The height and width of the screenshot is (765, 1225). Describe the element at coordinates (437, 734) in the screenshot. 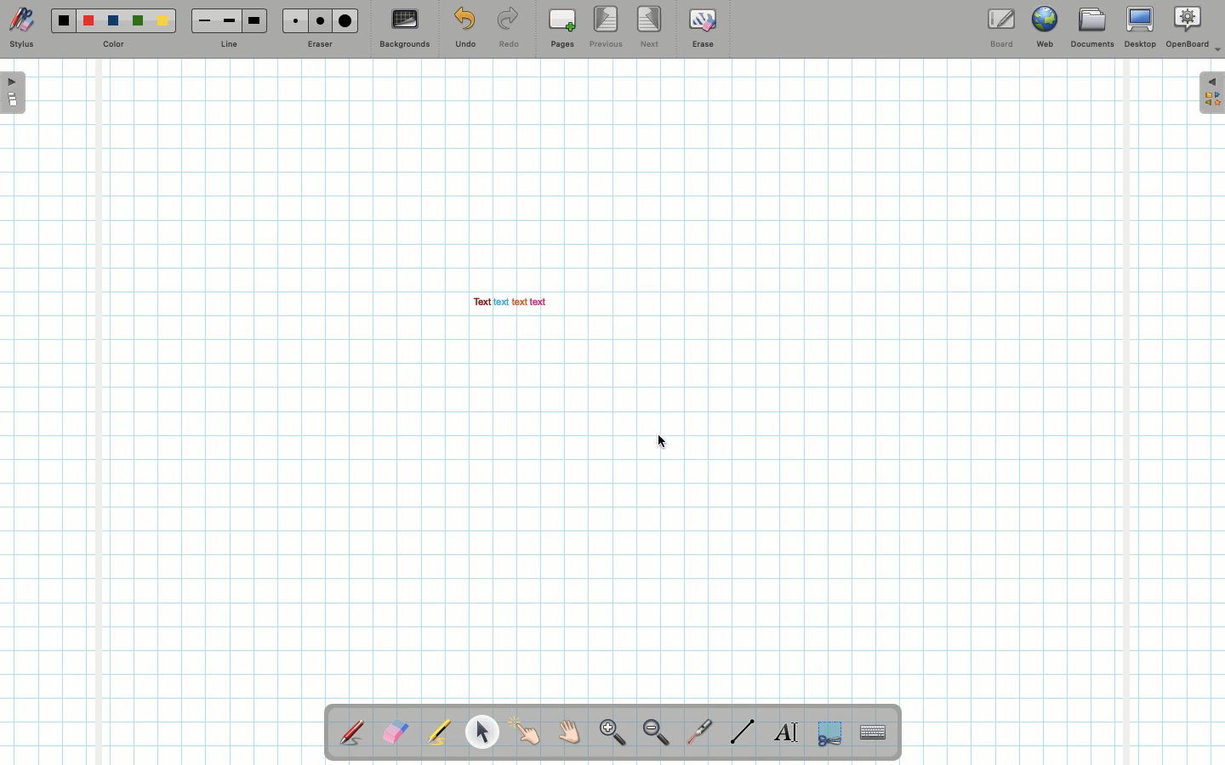

I see `Highlighter` at that location.